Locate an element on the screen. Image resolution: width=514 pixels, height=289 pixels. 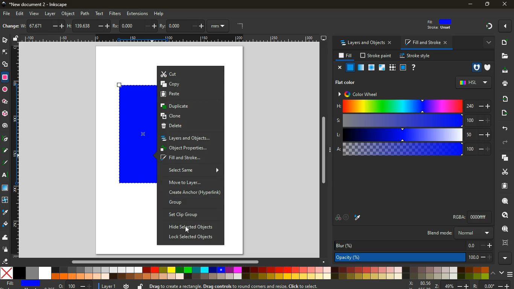
drop is located at coordinates (6, 212).